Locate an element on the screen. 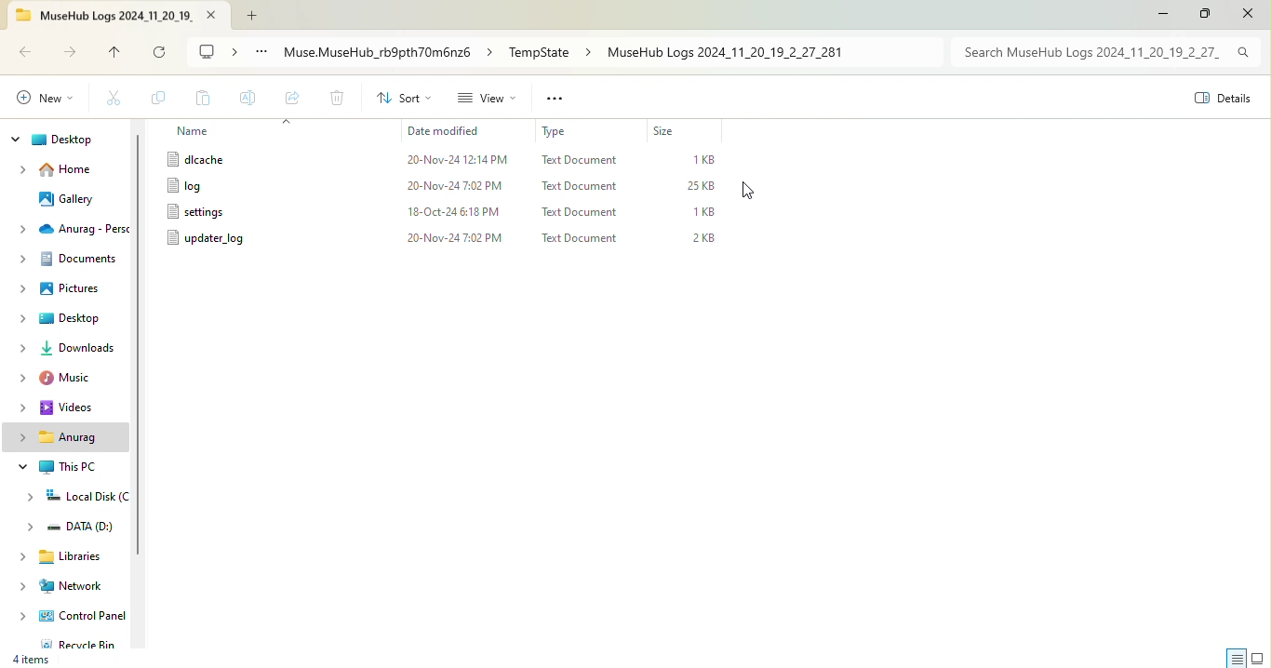  Gallery is located at coordinates (64, 202).